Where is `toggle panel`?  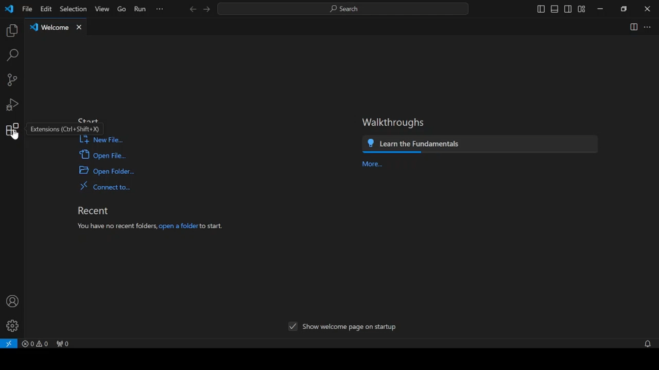
toggle panel is located at coordinates (554, 9).